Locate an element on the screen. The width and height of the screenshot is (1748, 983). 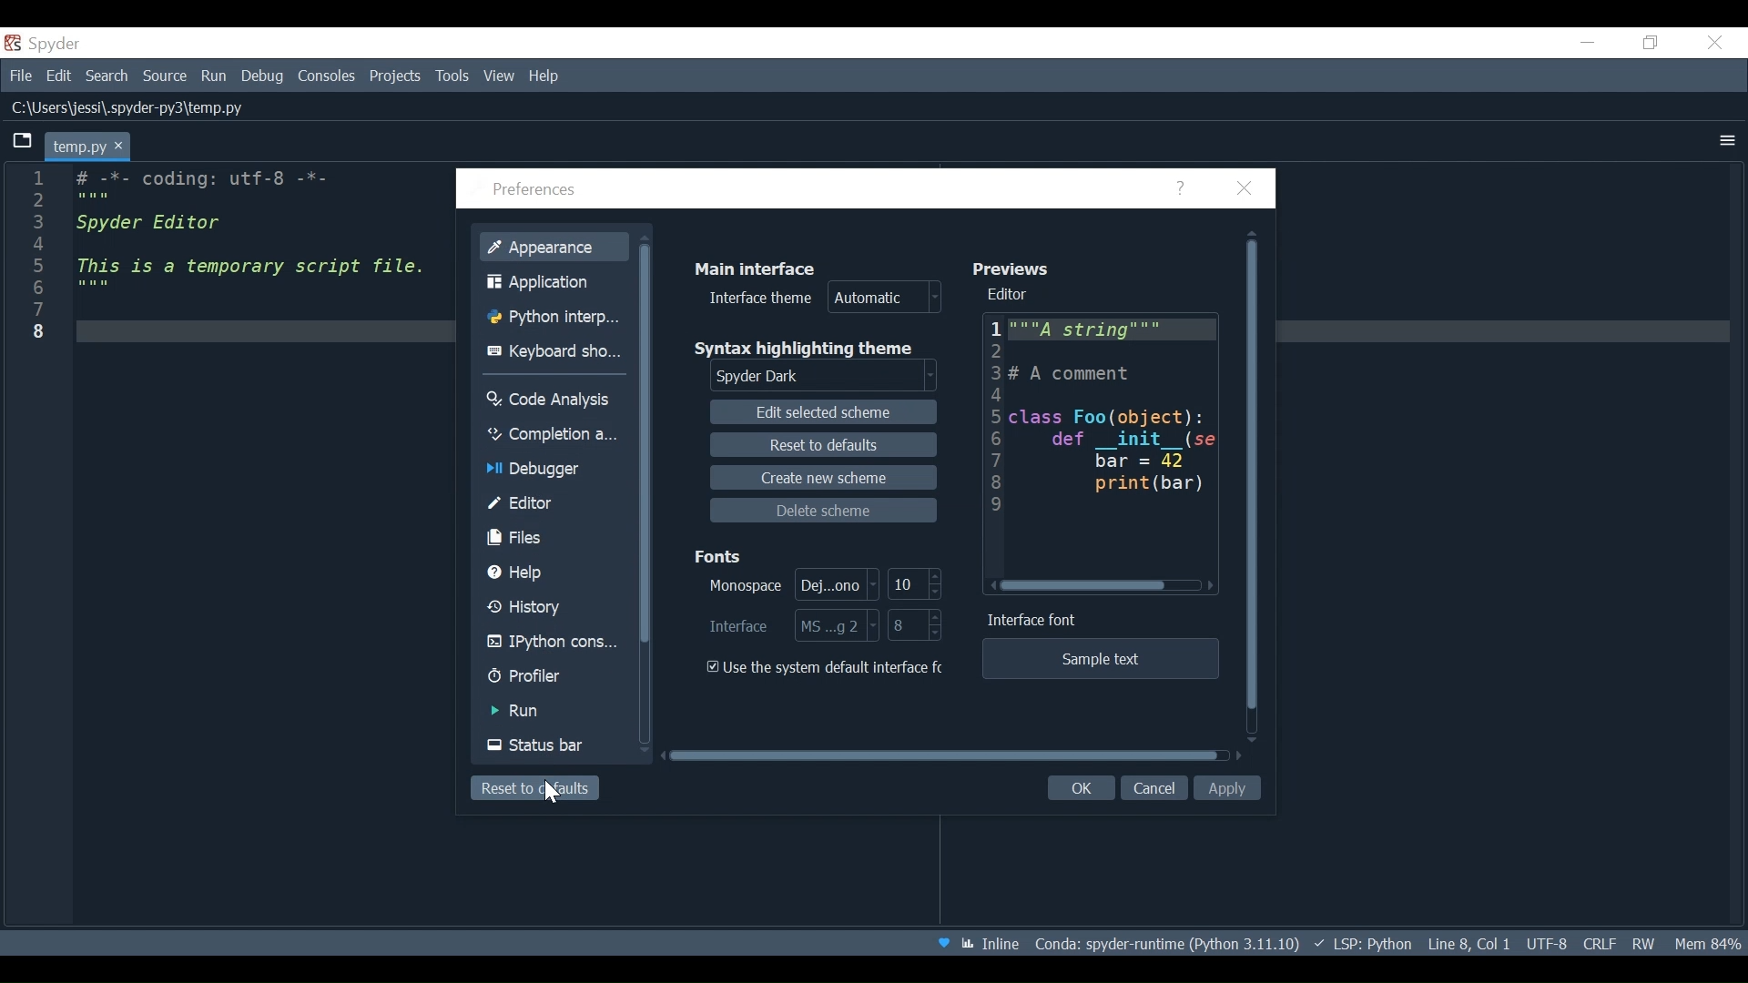
File is located at coordinates (20, 77).